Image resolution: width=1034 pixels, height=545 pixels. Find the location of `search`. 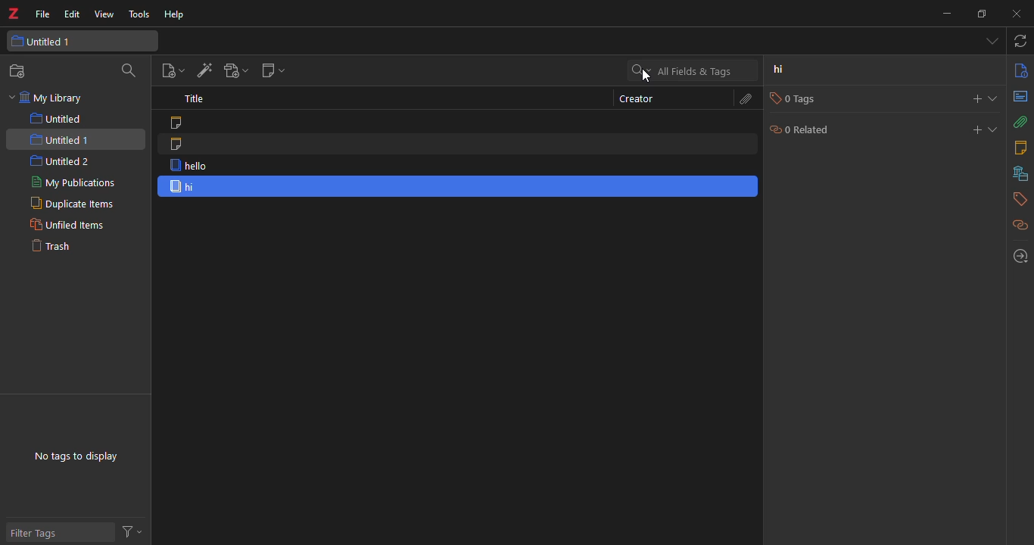

search is located at coordinates (129, 72).